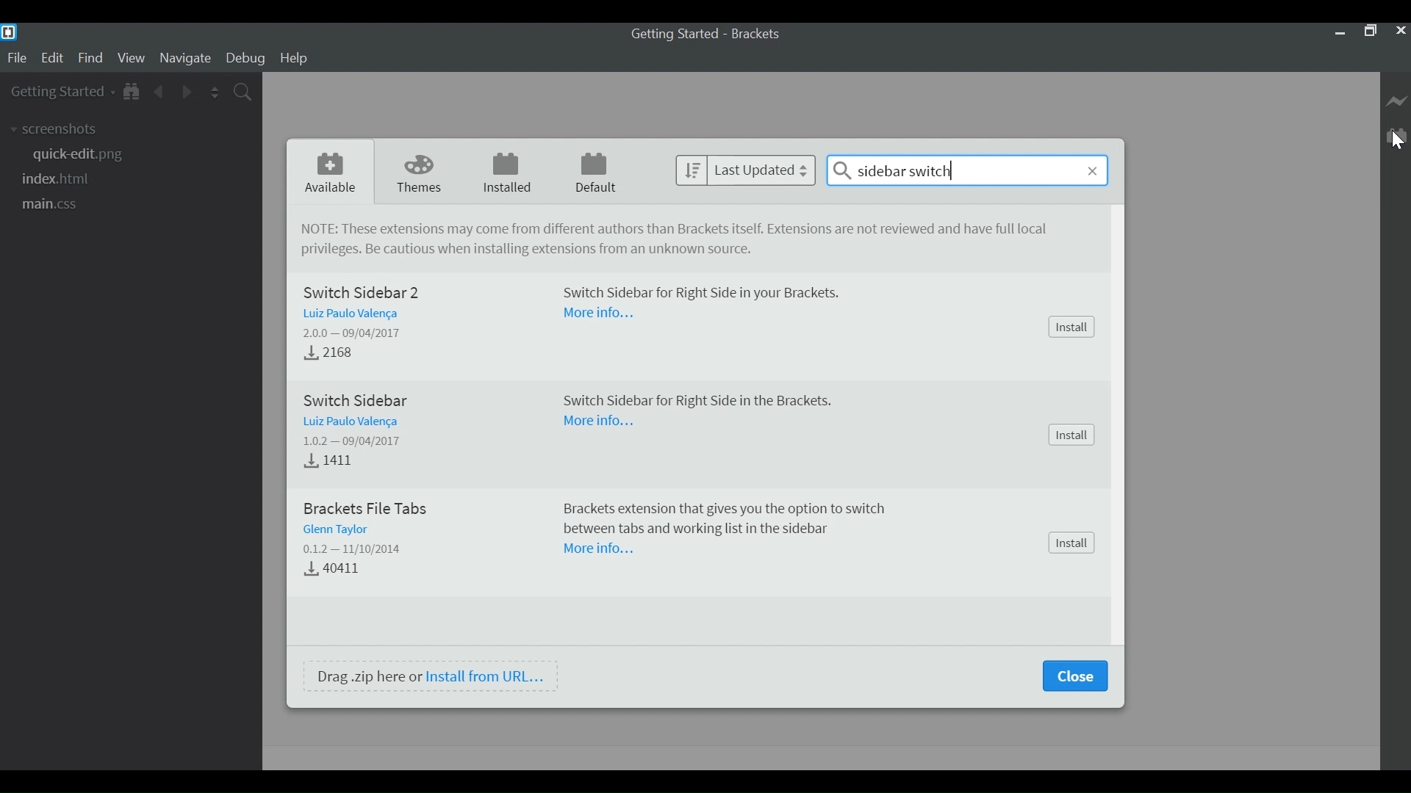 This screenshot has height=793, width=1411. What do you see at coordinates (187, 59) in the screenshot?
I see `Navigate` at bounding box center [187, 59].